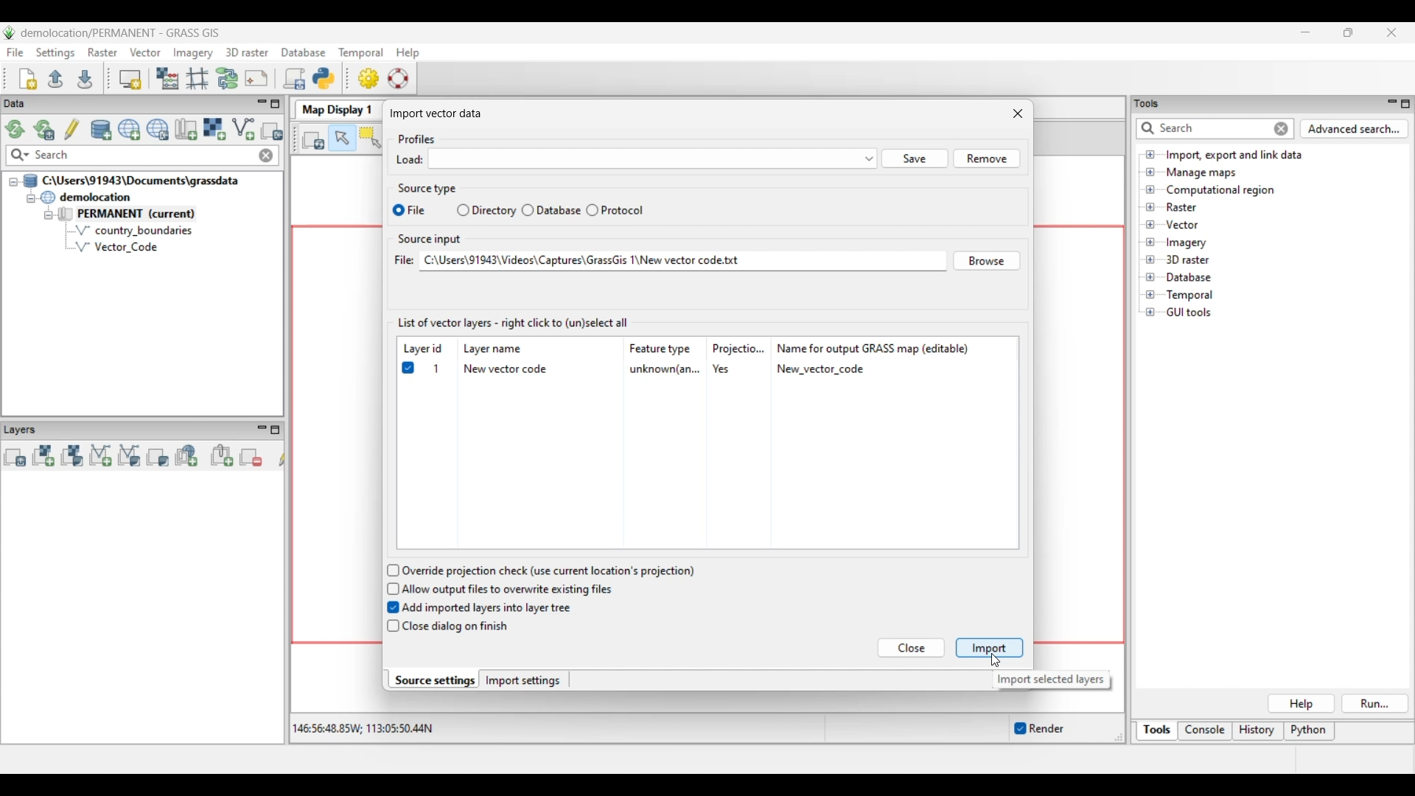 The width and height of the screenshot is (1415, 796). I want to click on Add web service layer, so click(186, 455).